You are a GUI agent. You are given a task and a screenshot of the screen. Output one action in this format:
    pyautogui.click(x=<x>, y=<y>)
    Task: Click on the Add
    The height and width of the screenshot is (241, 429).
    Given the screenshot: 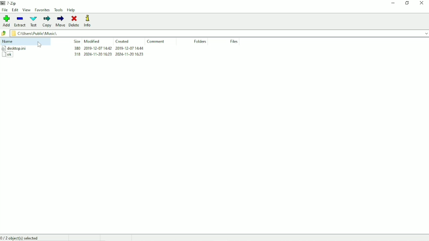 What is the action you would take?
    pyautogui.click(x=7, y=21)
    